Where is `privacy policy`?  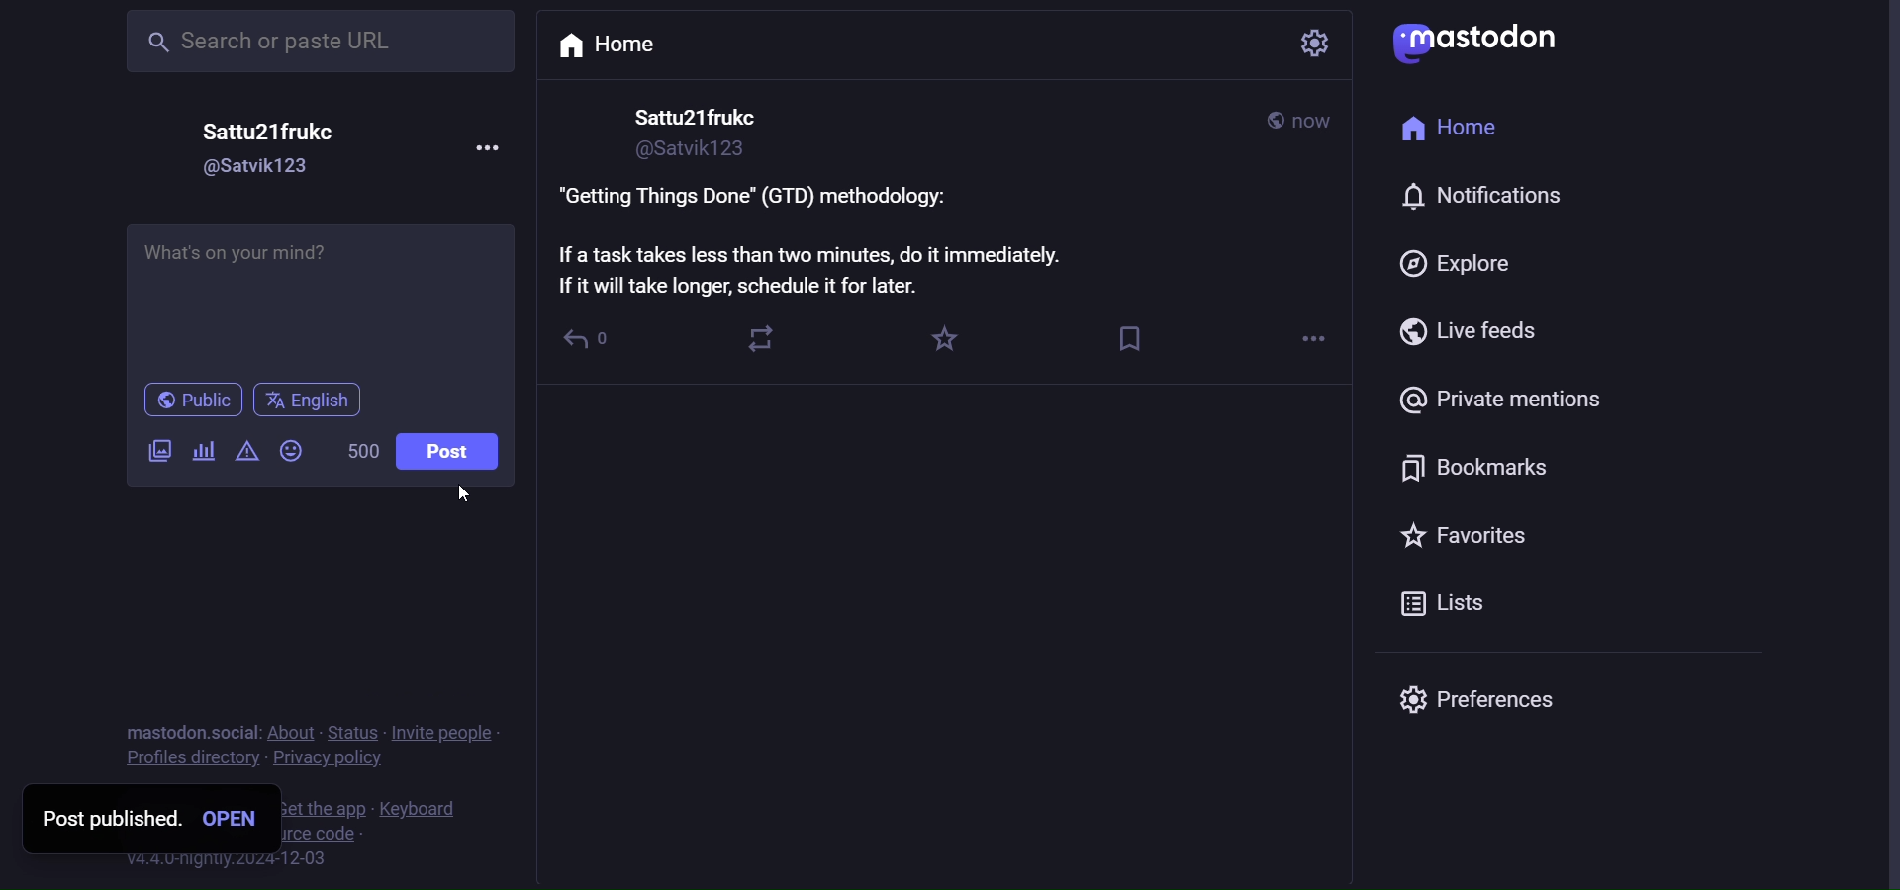
privacy policy is located at coordinates (329, 758).